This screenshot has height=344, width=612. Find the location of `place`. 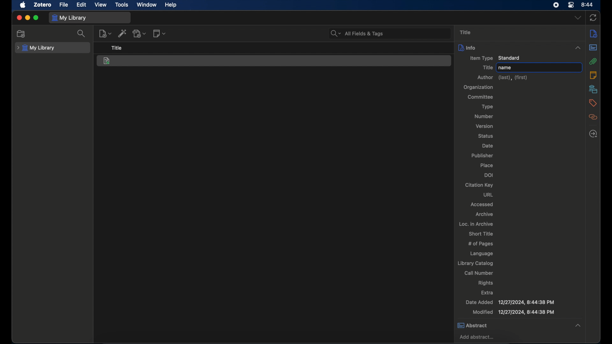

place is located at coordinates (488, 165).